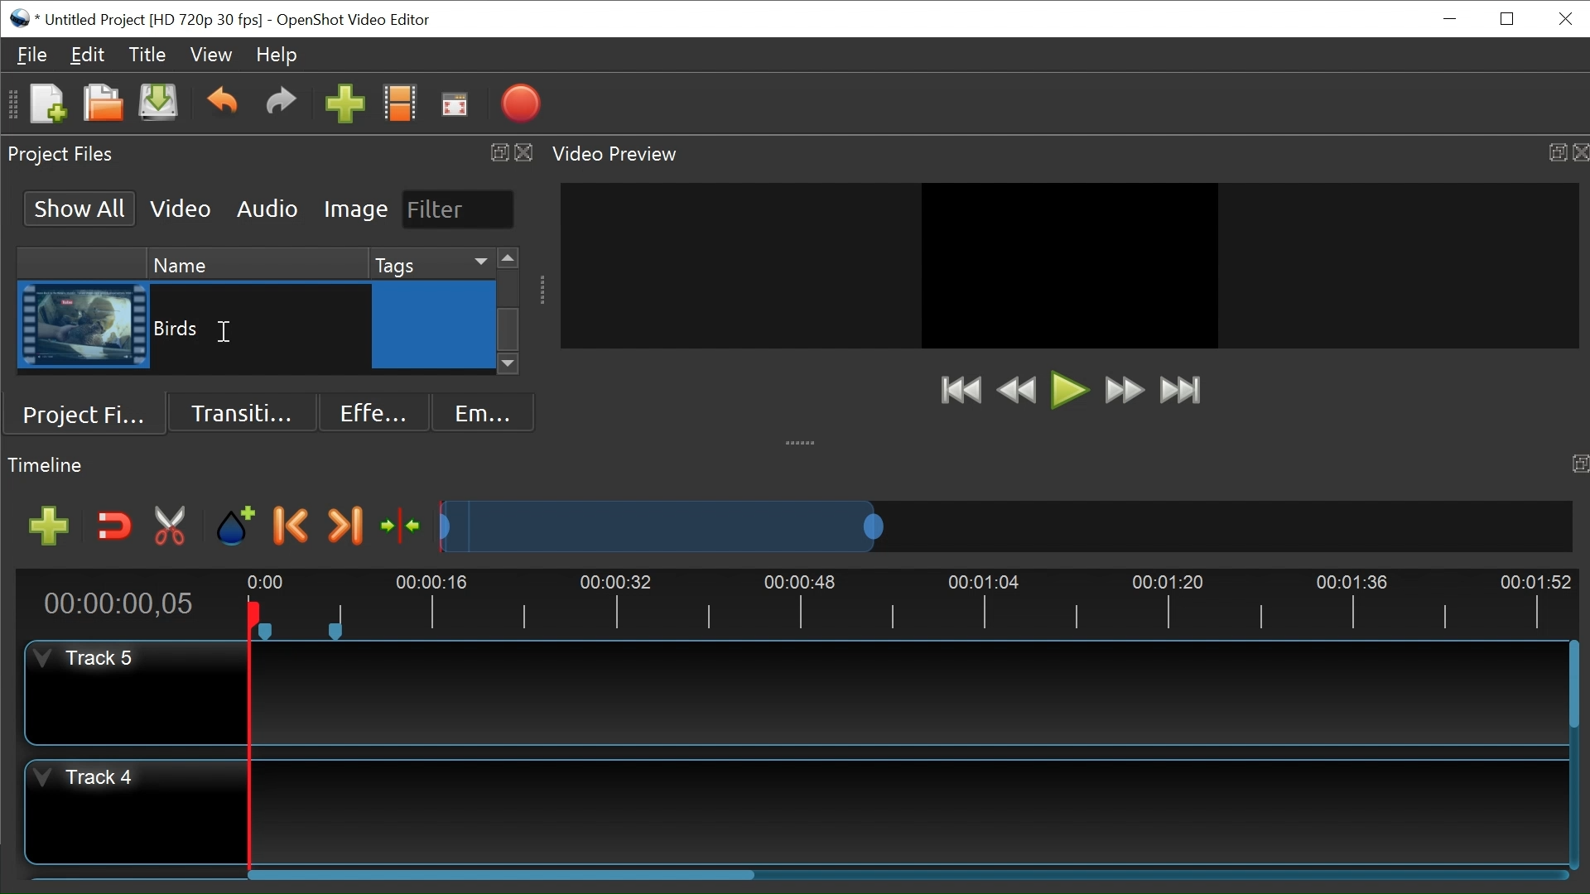 The width and height of the screenshot is (1590, 894). What do you see at coordinates (212, 55) in the screenshot?
I see `View` at bounding box center [212, 55].